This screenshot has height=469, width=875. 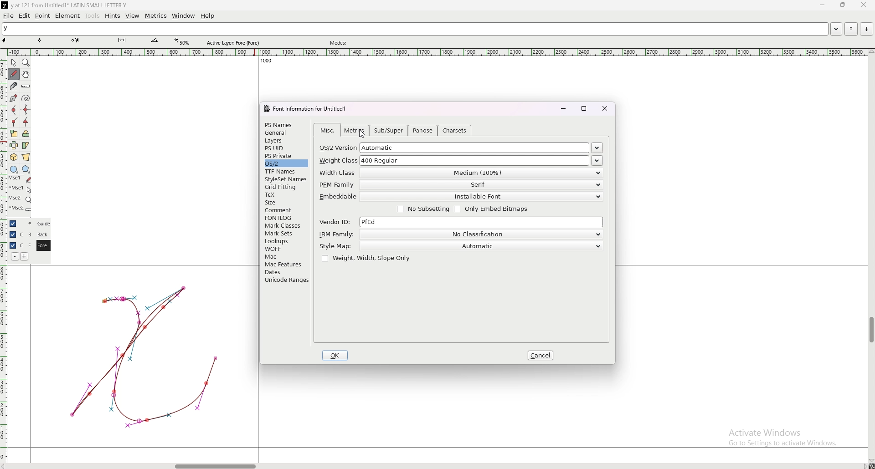 What do you see at coordinates (26, 110) in the screenshot?
I see `add a horizontal or vertical curve point` at bounding box center [26, 110].